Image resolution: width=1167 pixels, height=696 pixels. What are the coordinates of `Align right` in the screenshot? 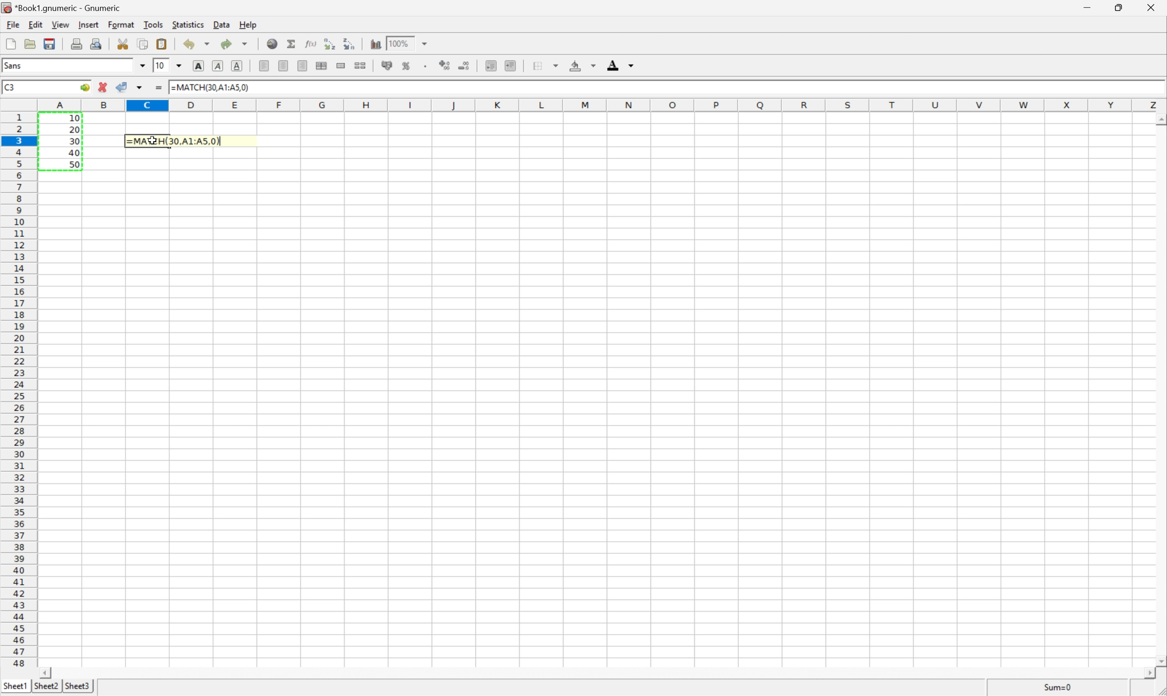 It's located at (303, 66).